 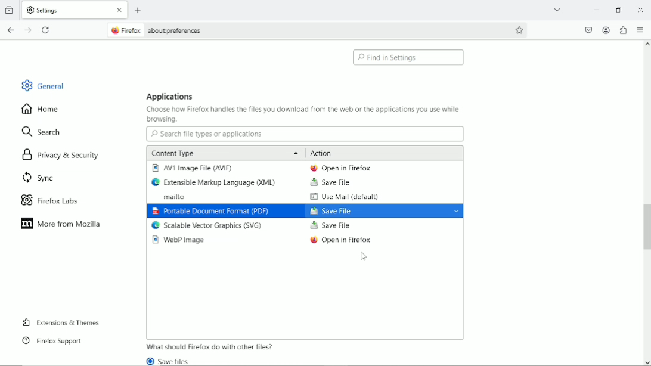 I want to click on save to pocket, so click(x=588, y=30).